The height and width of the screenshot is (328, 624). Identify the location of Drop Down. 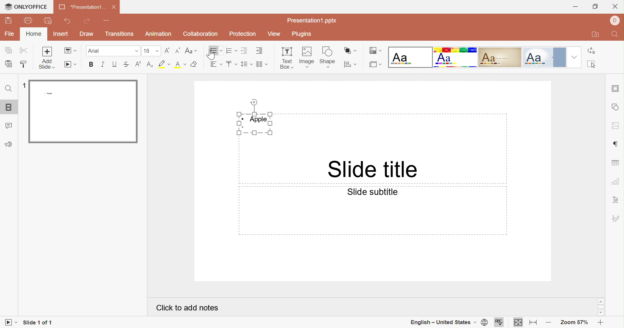
(574, 57).